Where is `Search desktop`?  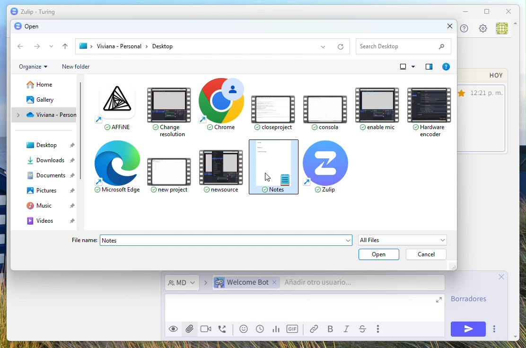 Search desktop is located at coordinates (403, 45).